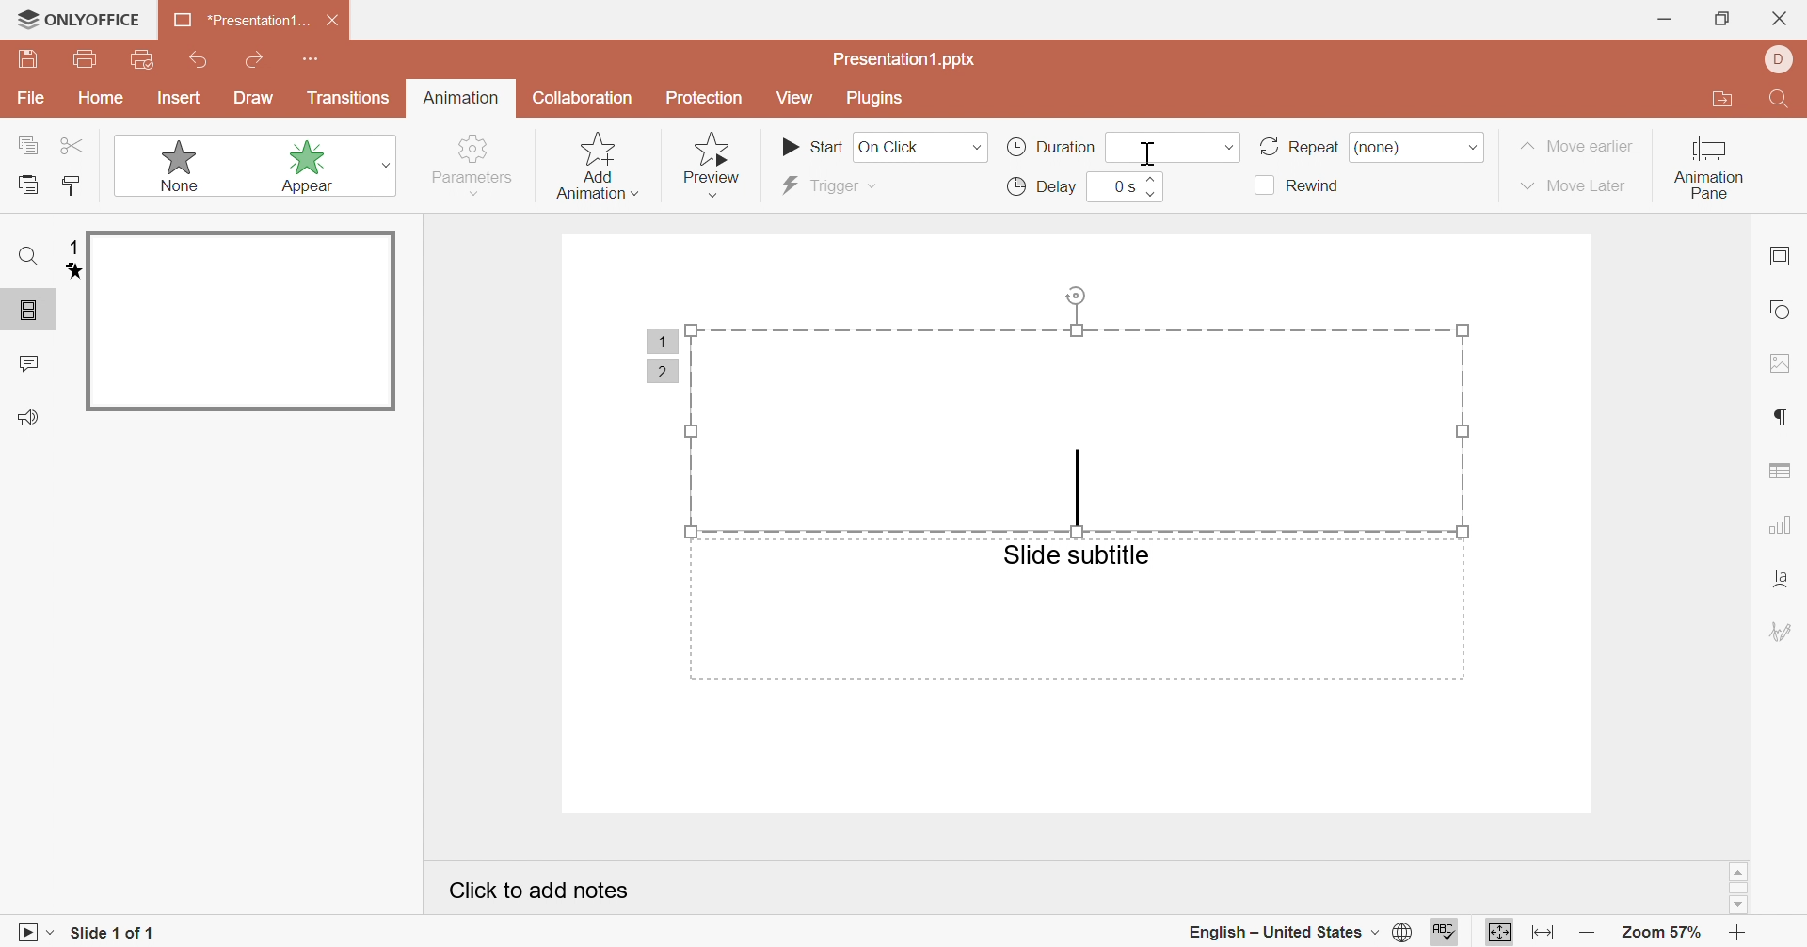 Image resolution: width=1807 pixels, height=947 pixels. What do you see at coordinates (1781, 58) in the screenshot?
I see `dell` at bounding box center [1781, 58].